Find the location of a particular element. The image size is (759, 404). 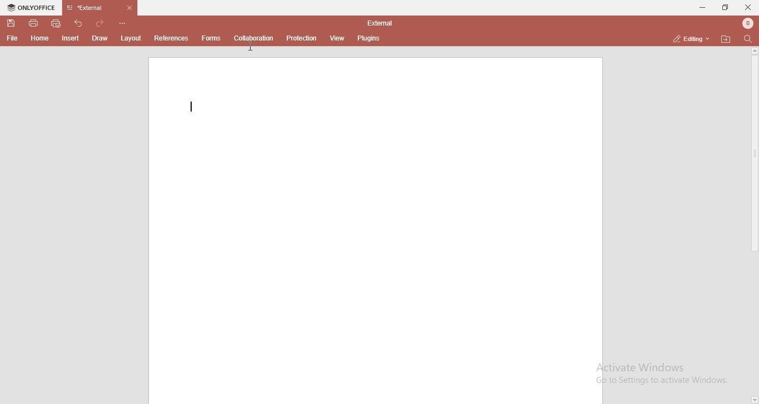

print is located at coordinates (34, 24).